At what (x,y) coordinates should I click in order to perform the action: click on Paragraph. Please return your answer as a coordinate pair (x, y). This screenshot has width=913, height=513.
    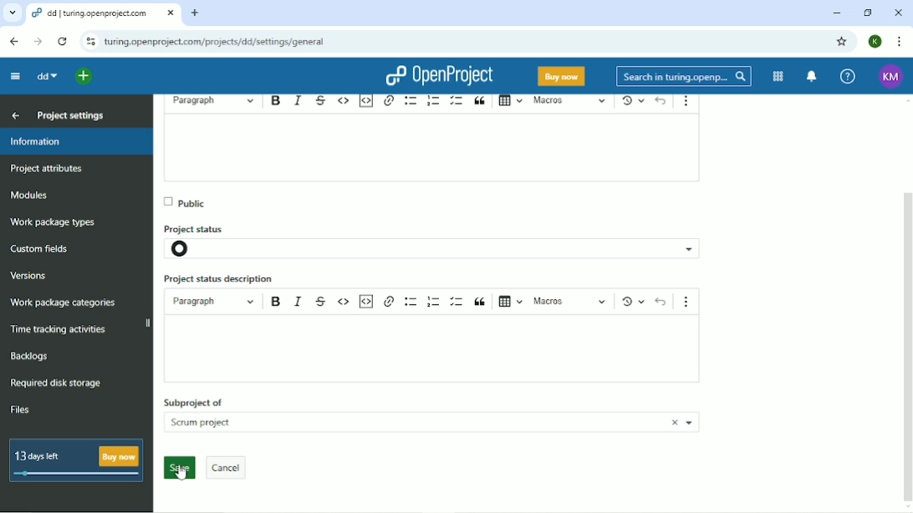
    Looking at the image, I should click on (207, 100).